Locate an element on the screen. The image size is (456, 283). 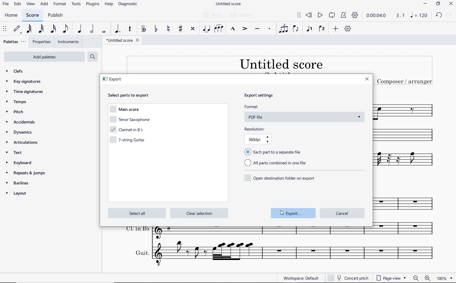
add palettes is located at coordinates (43, 57).